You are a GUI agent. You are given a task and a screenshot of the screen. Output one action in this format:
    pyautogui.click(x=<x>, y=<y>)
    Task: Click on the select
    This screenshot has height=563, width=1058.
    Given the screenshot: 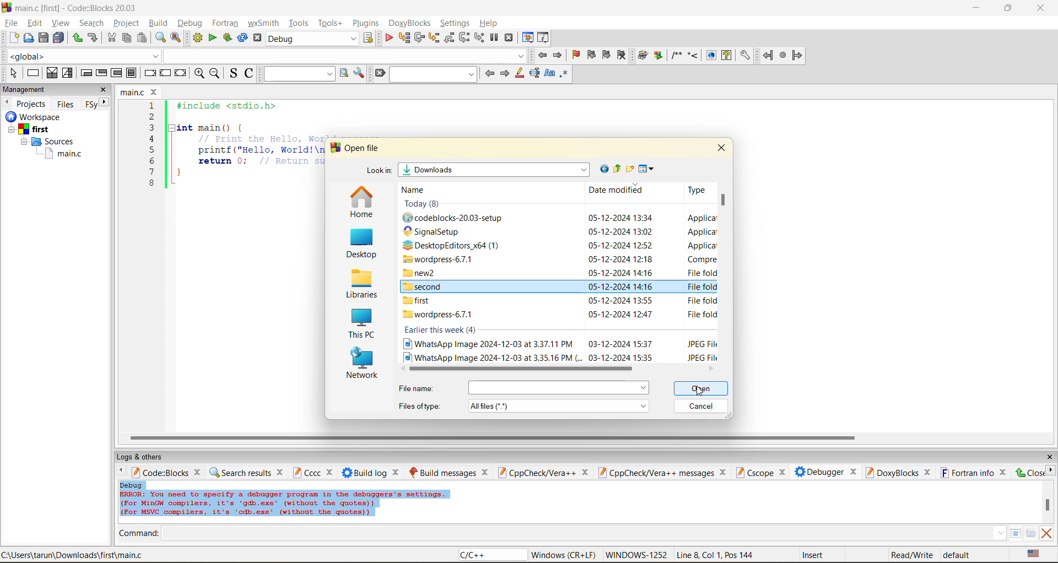 What is the action you would take?
    pyautogui.click(x=13, y=73)
    